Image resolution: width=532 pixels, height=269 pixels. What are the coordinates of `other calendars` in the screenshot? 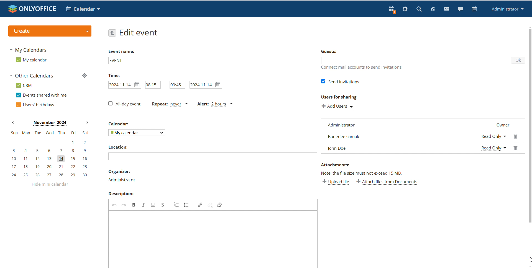 It's located at (33, 75).